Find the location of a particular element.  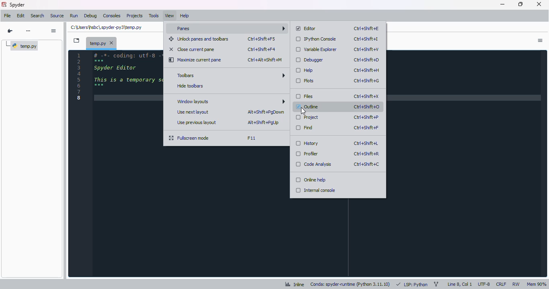

online help is located at coordinates (311, 179).